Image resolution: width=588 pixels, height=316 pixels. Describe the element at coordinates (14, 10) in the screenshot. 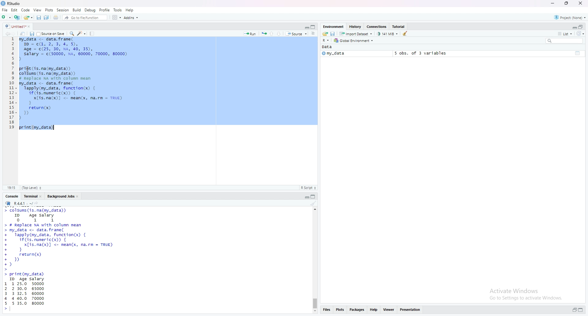

I see `Edit` at that location.